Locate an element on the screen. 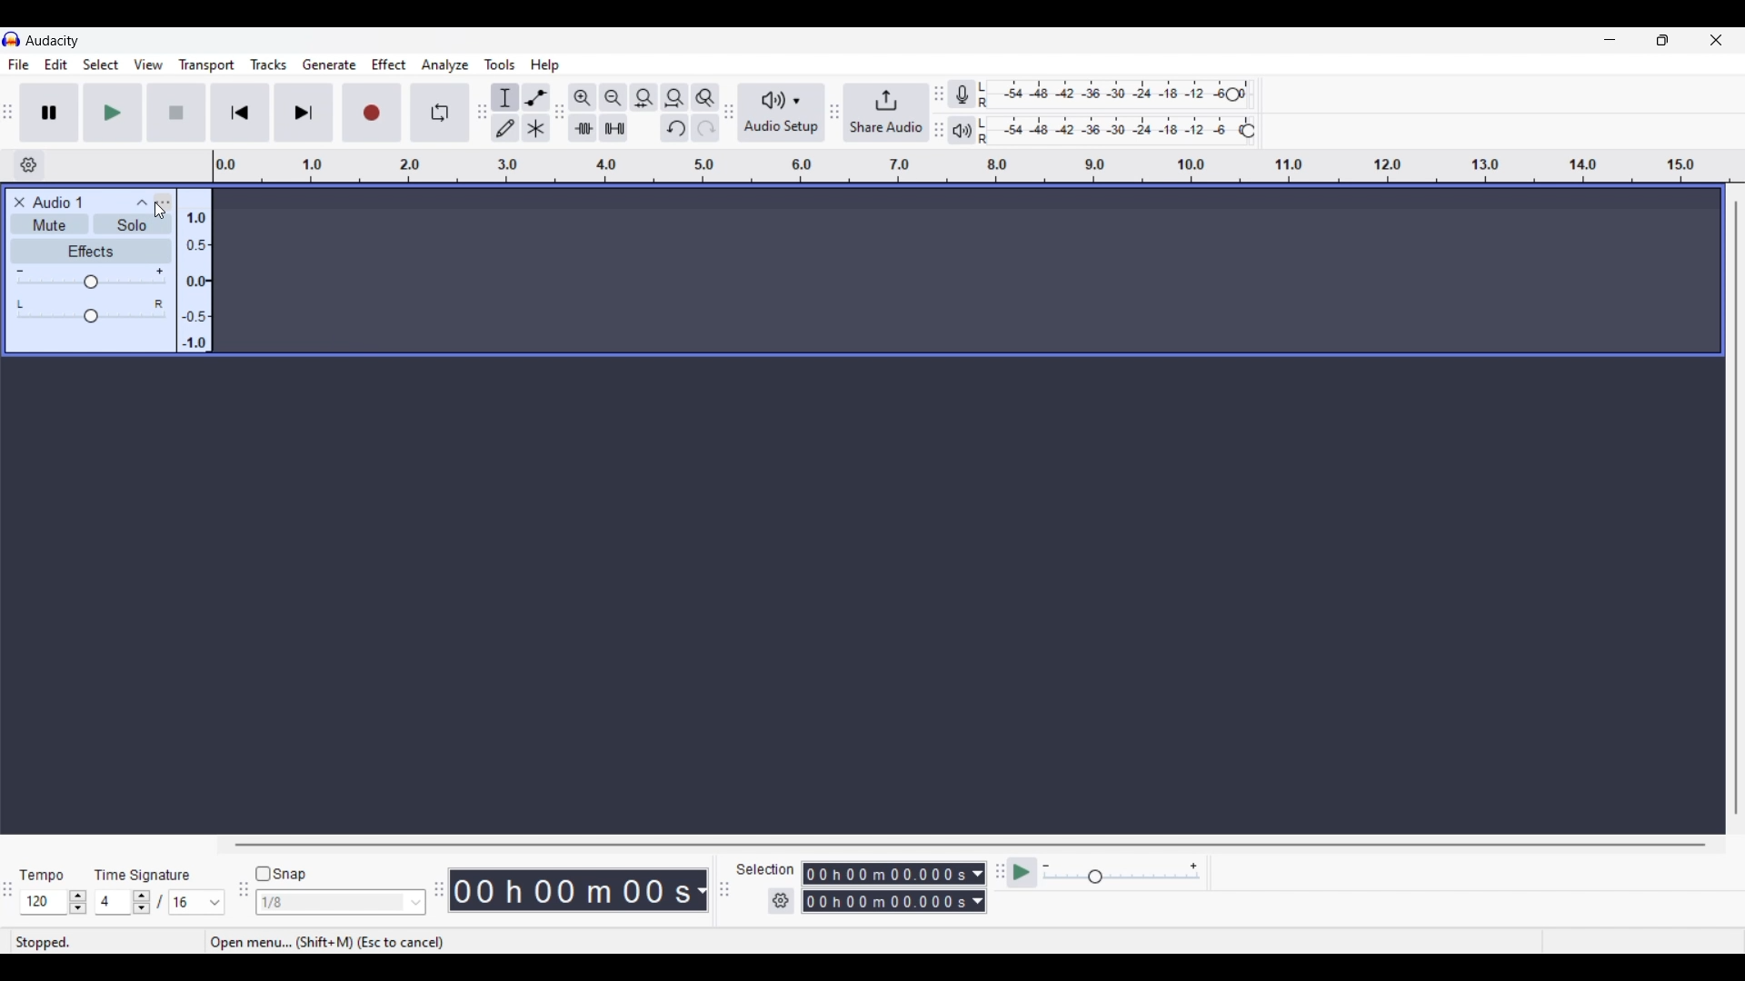 Image resolution: width=1745 pixels, height=981 pixels. Enable looping is located at coordinates (441, 113).